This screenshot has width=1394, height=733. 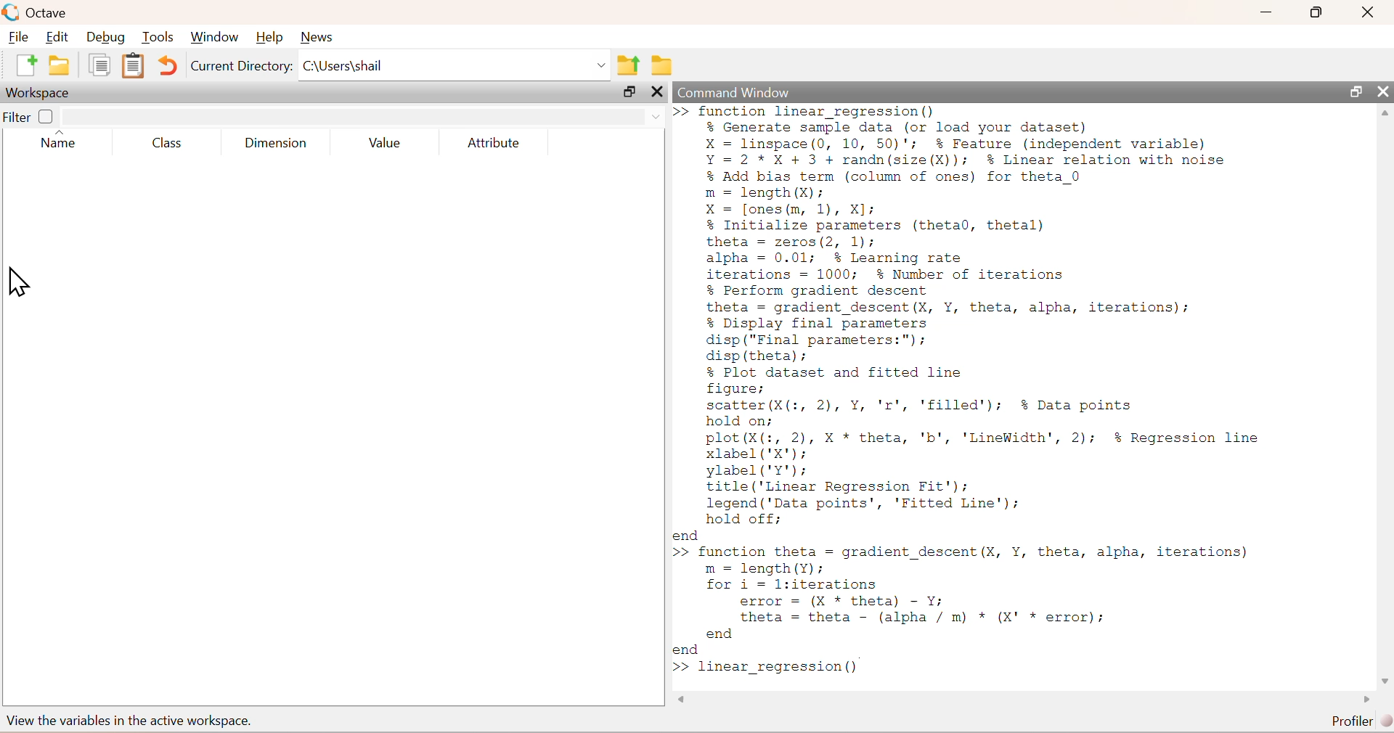 I want to click on document, so click(x=99, y=65).